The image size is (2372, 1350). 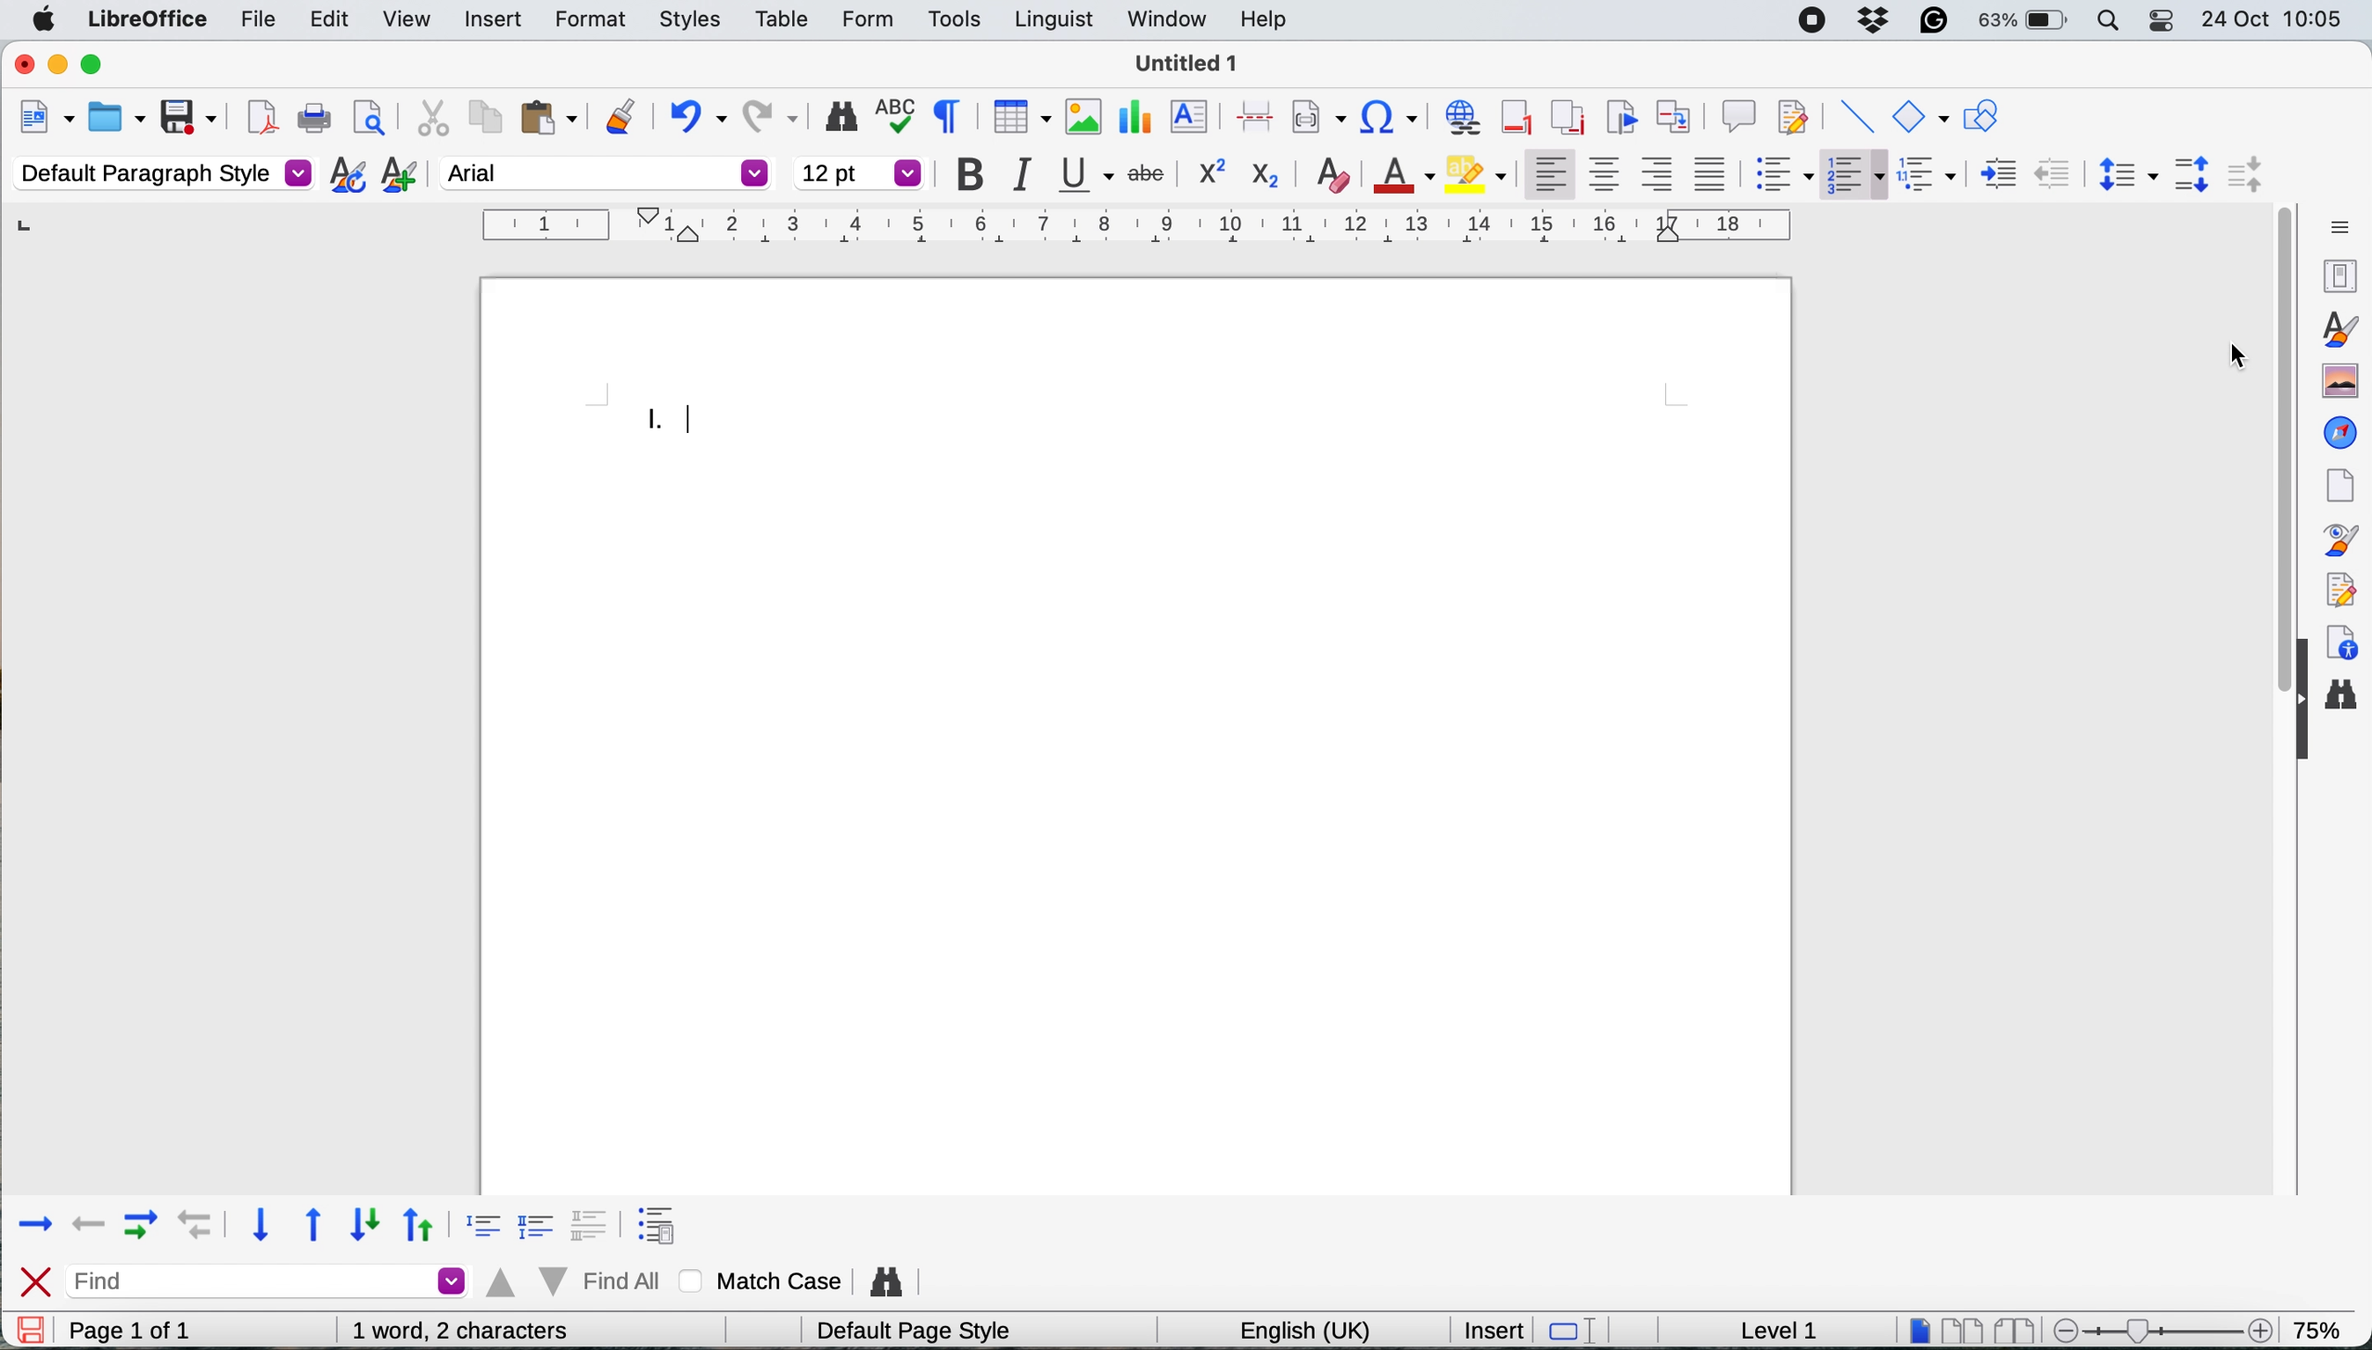 I want to click on justified, so click(x=1716, y=173).